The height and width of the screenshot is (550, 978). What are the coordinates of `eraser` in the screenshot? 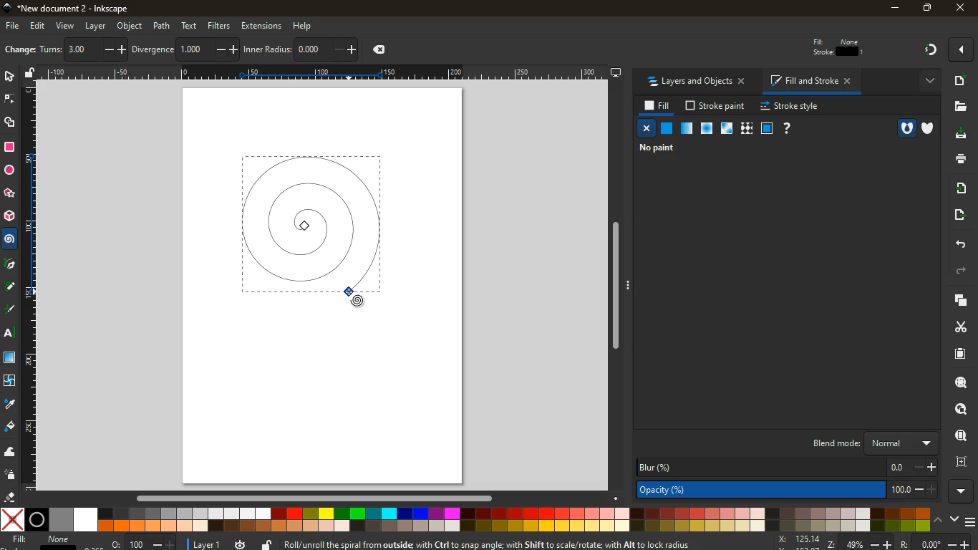 It's located at (9, 498).